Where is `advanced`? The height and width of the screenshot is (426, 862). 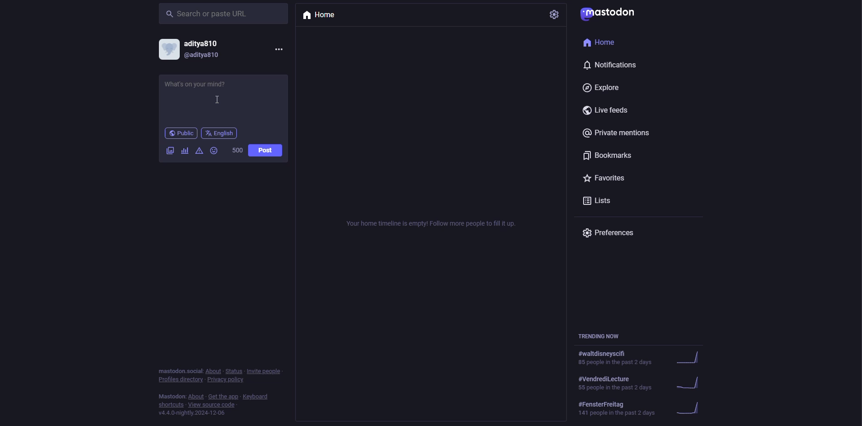 advanced is located at coordinates (199, 151).